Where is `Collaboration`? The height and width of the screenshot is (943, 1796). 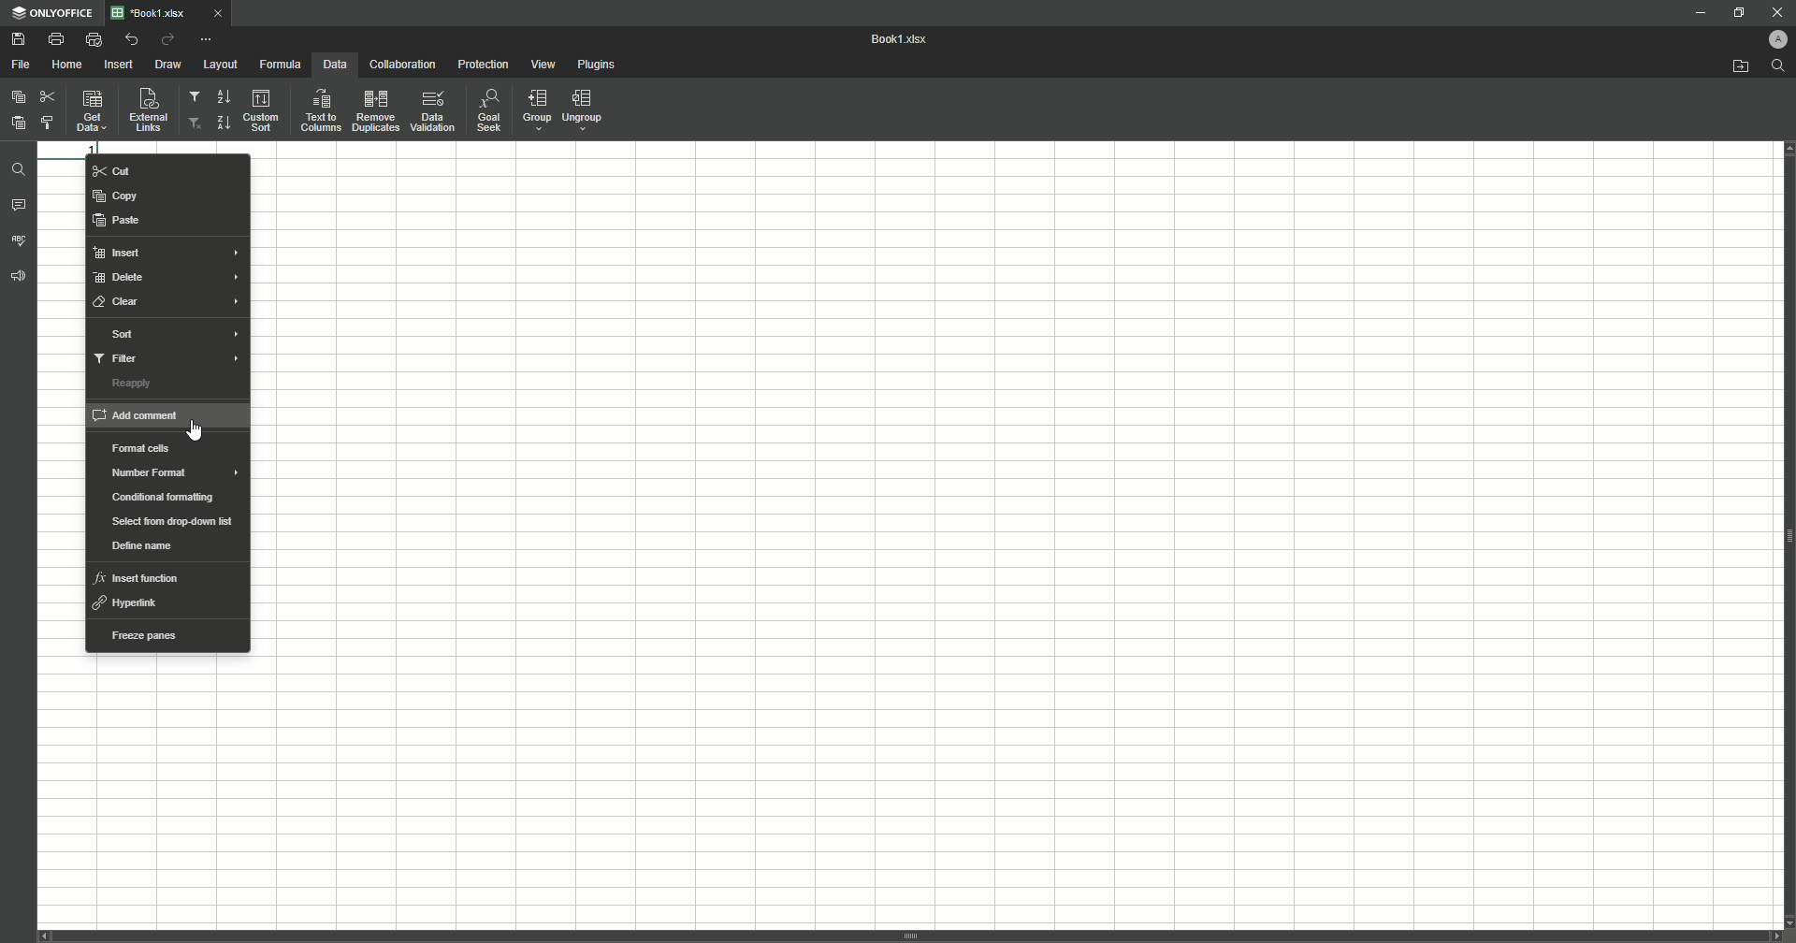 Collaboration is located at coordinates (401, 65).